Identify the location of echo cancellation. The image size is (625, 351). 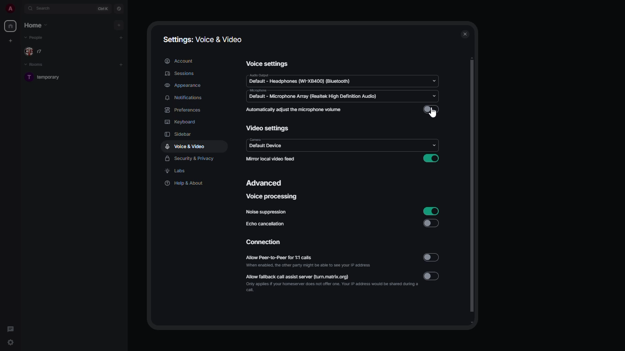
(266, 225).